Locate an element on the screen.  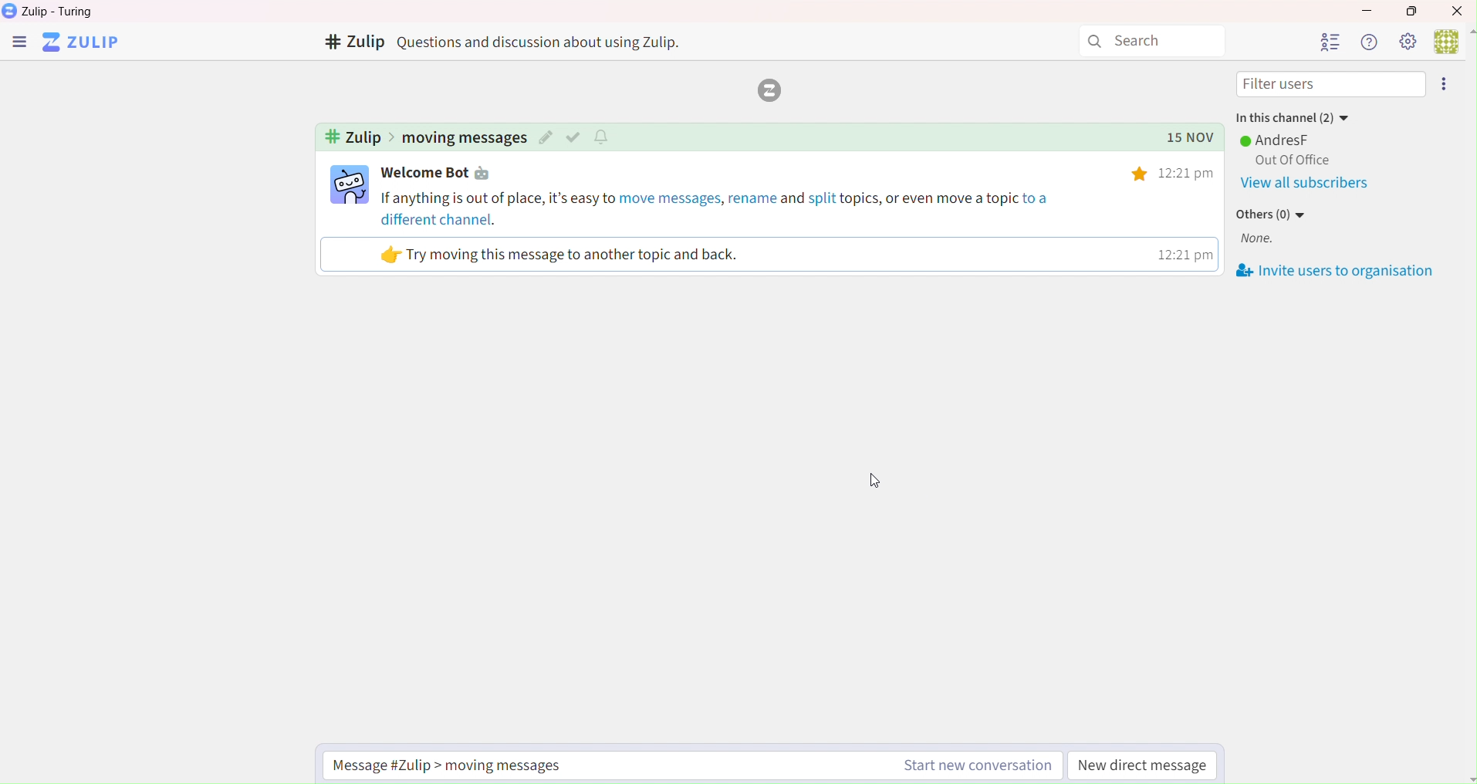
menu is located at coordinates (1447, 84).